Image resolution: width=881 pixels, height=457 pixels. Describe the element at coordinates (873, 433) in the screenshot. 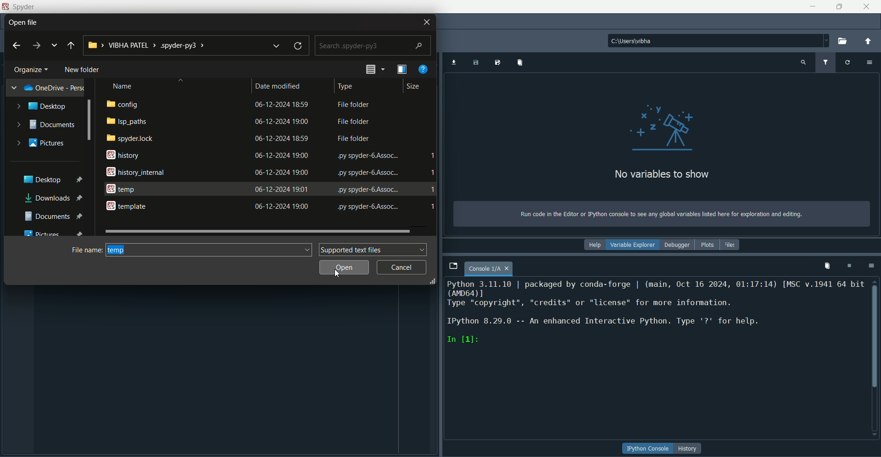

I see `Down` at that location.